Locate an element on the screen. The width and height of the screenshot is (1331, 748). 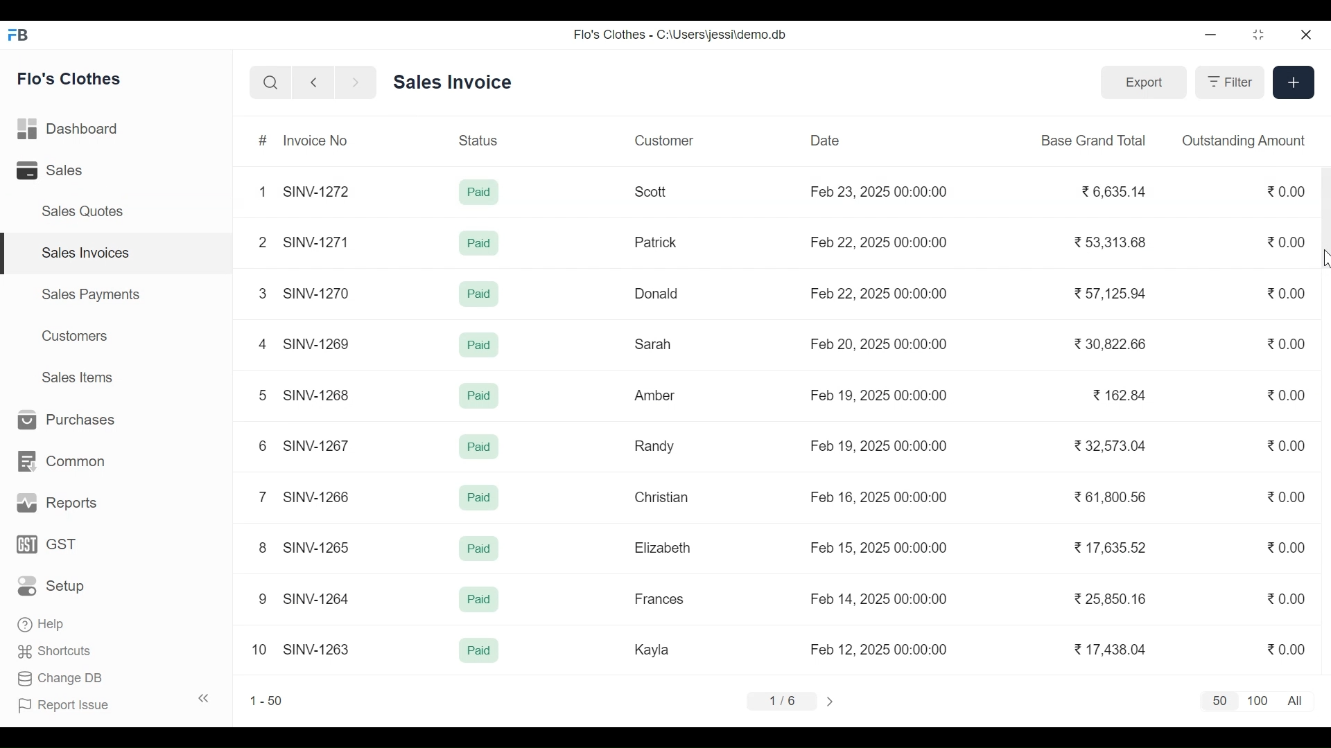
SINV-1266 is located at coordinates (320, 497).